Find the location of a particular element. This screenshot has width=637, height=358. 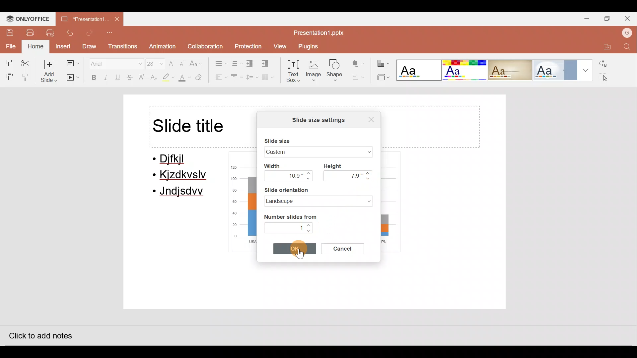

Plugins is located at coordinates (310, 46).